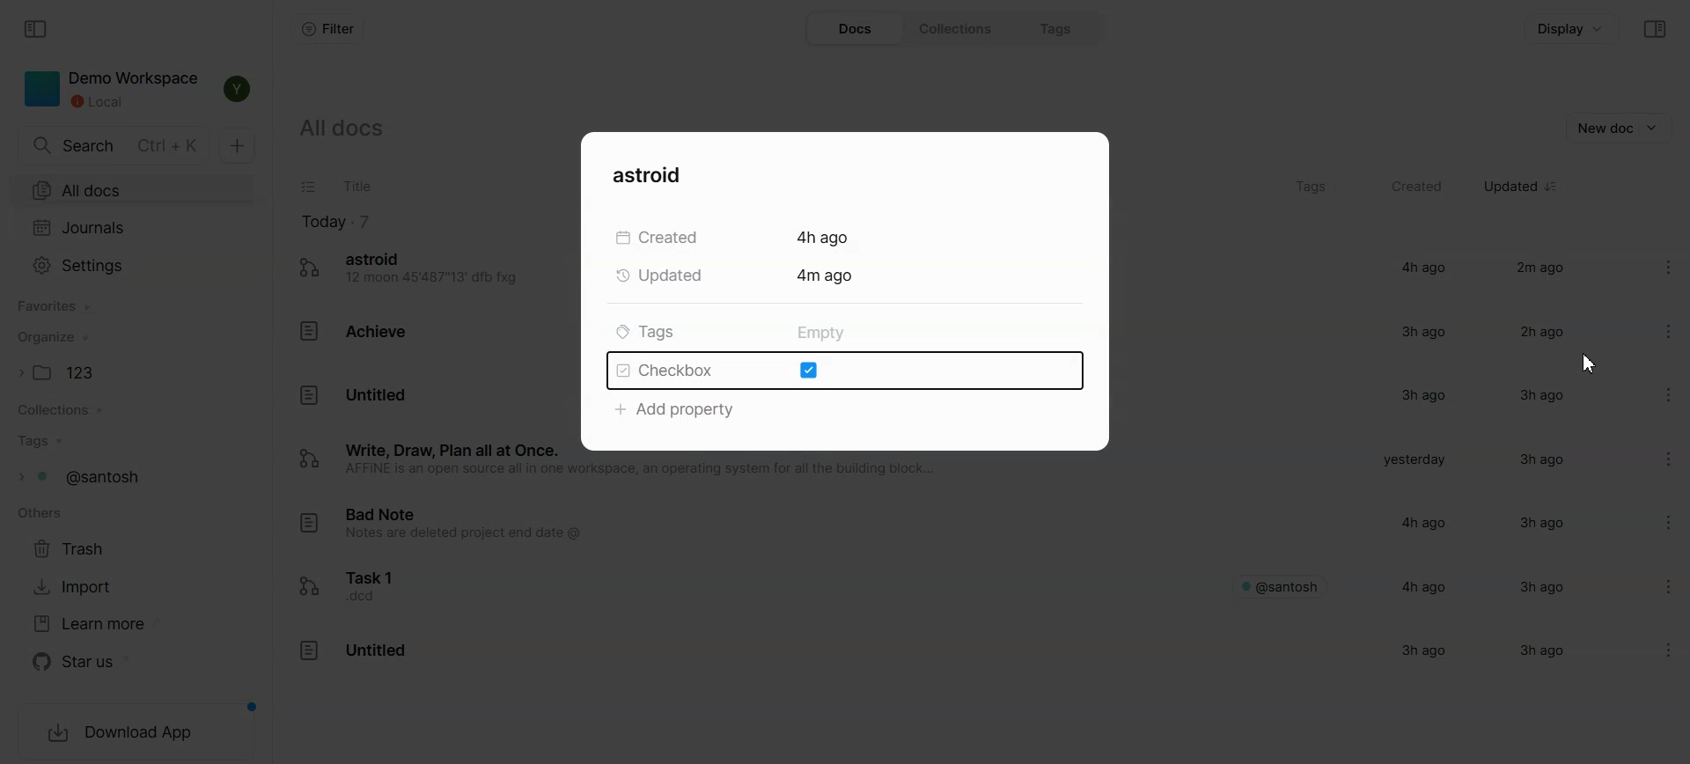  Describe the element at coordinates (135, 734) in the screenshot. I see `Download App` at that location.